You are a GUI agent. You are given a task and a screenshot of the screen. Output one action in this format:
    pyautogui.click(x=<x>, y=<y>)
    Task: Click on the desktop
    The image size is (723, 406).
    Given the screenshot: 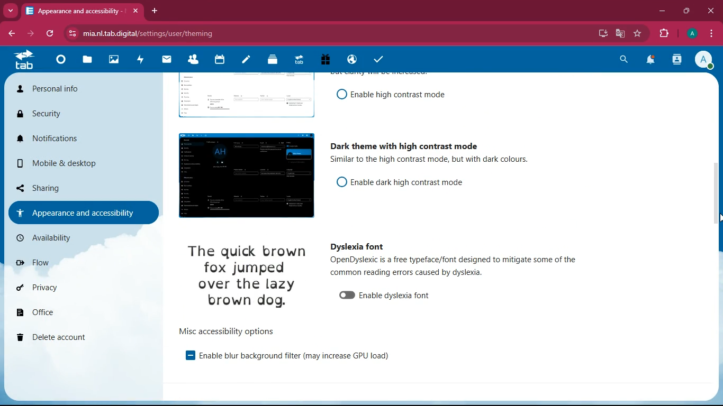 What is the action you would take?
    pyautogui.click(x=601, y=34)
    